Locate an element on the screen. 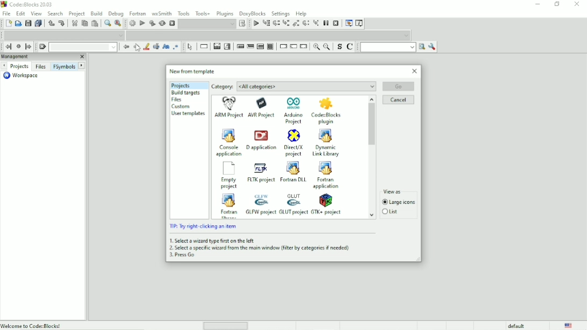 The height and width of the screenshot is (330, 587). View is located at coordinates (37, 13).